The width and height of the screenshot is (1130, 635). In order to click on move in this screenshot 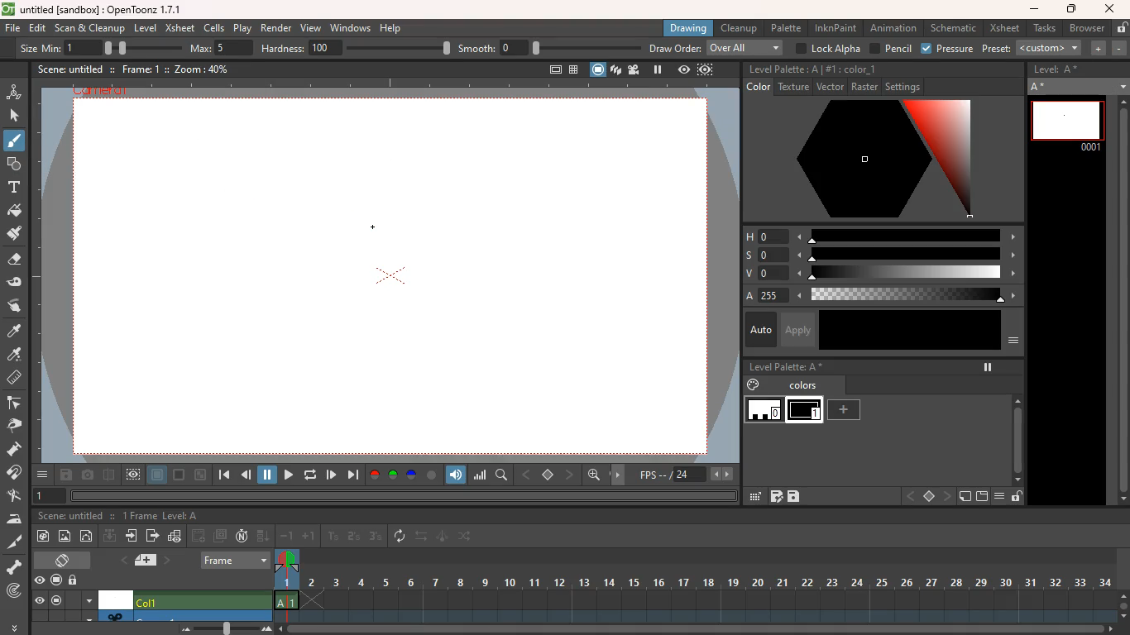, I will do `click(620, 474)`.